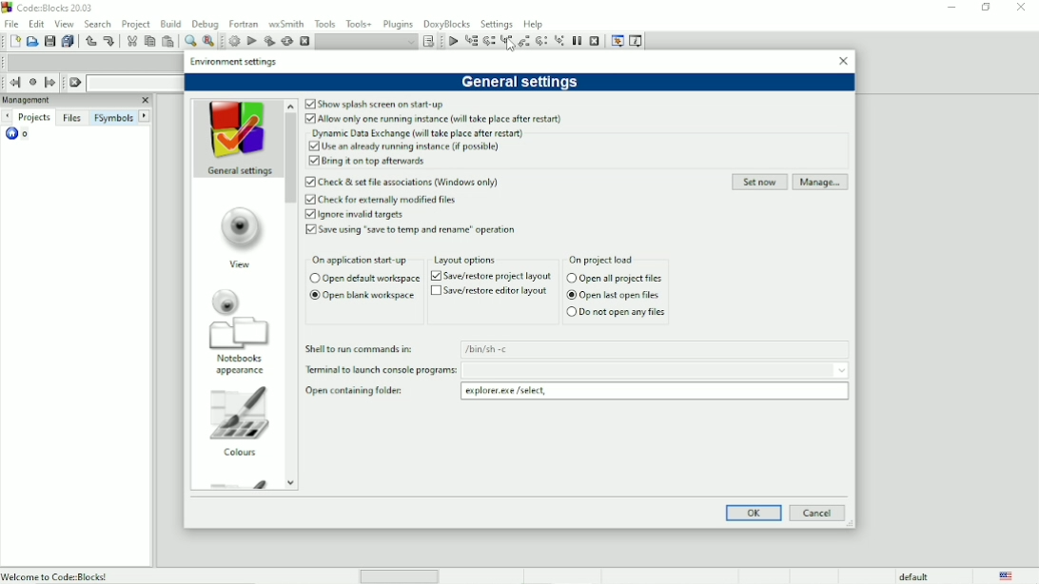 Image resolution: width=1039 pixels, height=584 pixels. Describe the element at coordinates (132, 83) in the screenshot. I see `Drop down` at that location.